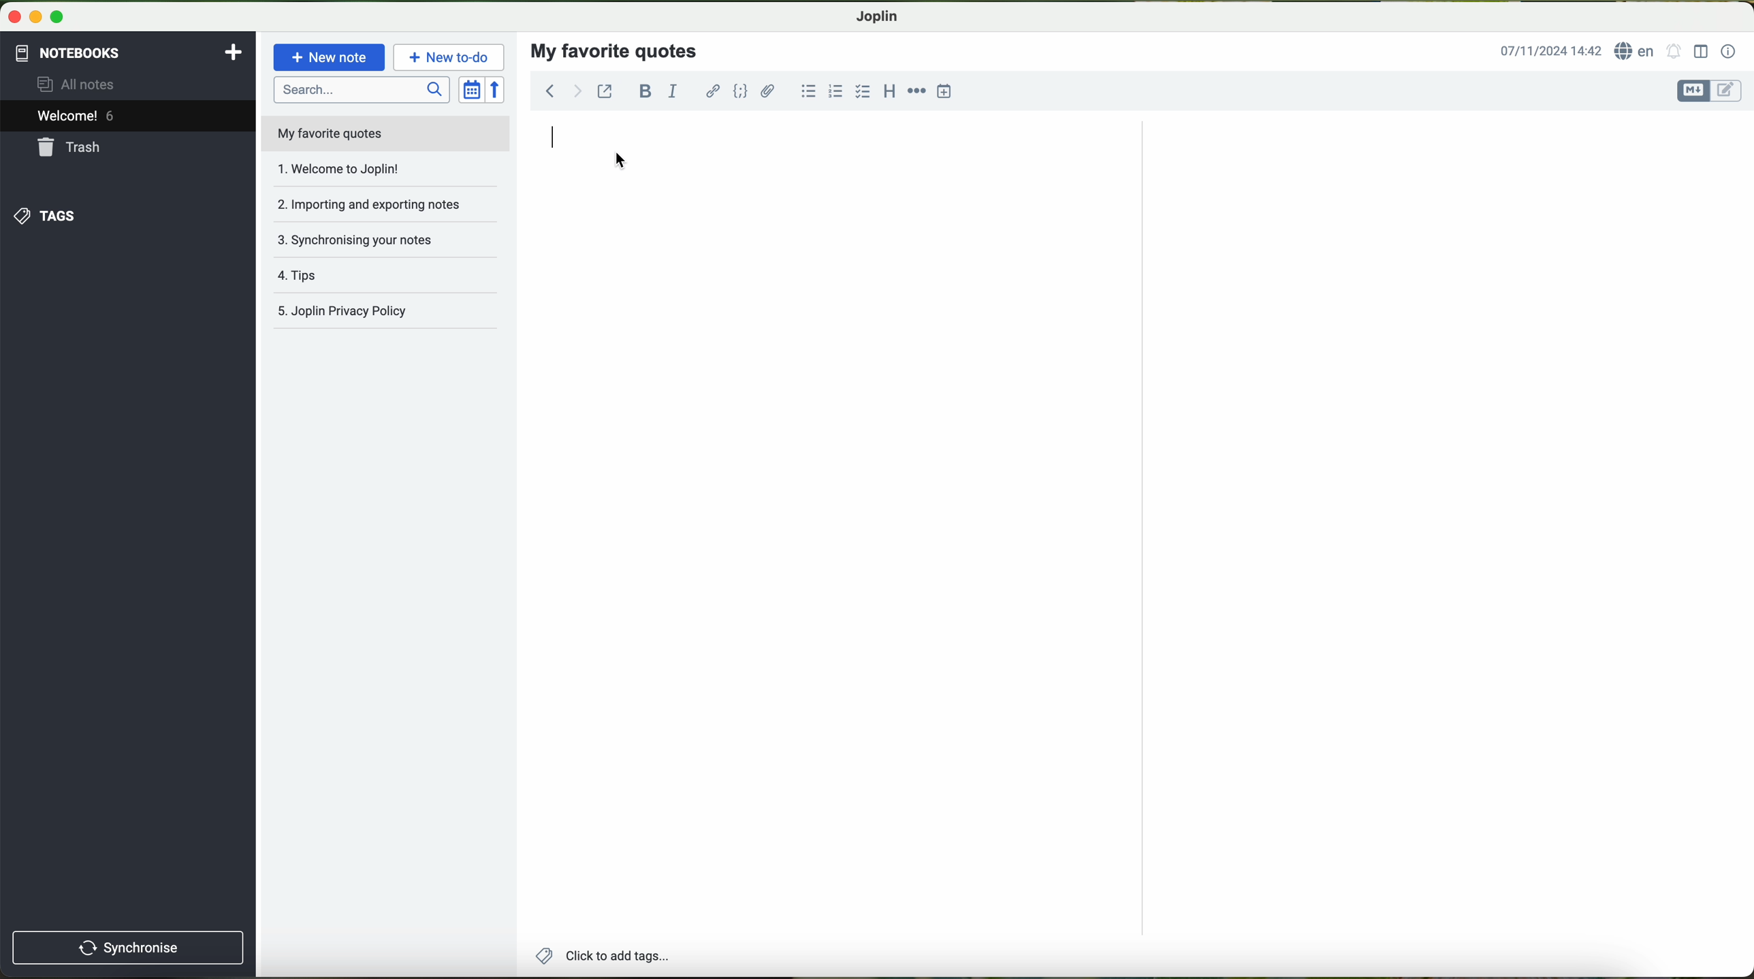 This screenshot has height=979, width=1754. What do you see at coordinates (742, 93) in the screenshot?
I see `code` at bounding box center [742, 93].